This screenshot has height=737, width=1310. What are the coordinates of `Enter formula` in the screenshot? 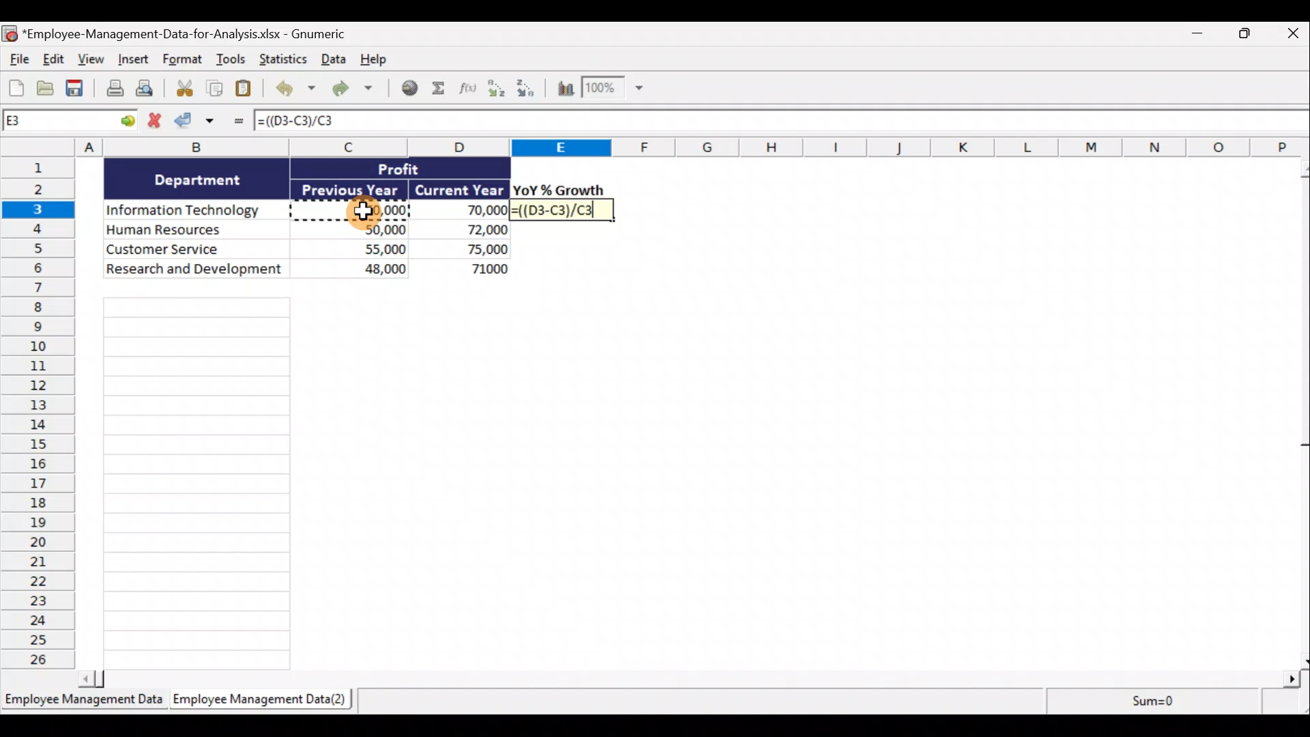 It's located at (237, 124).